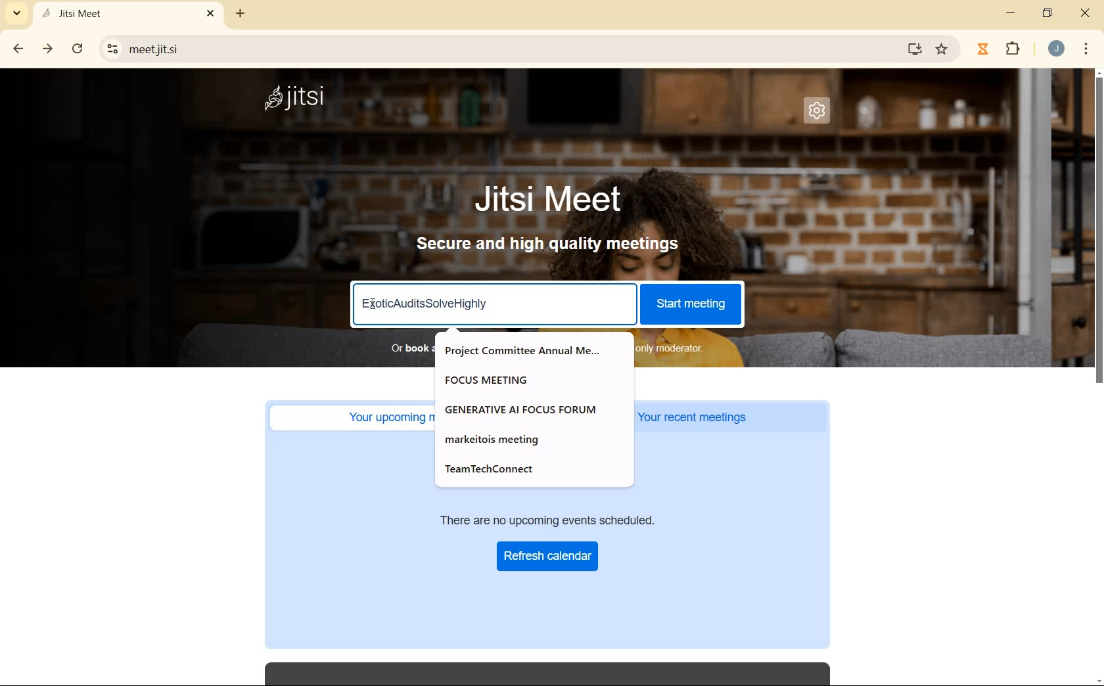  I want to click on bookmark, so click(943, 49).